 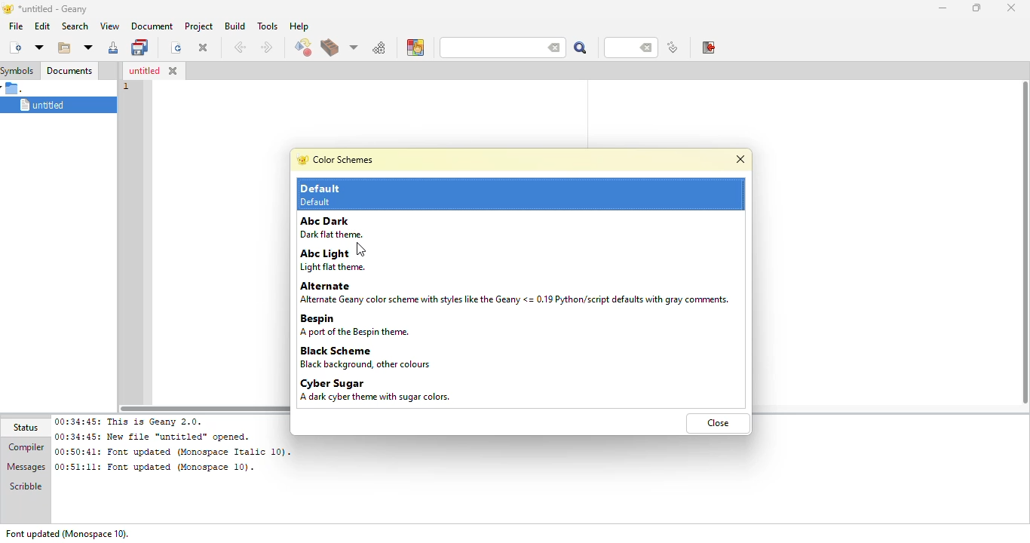 I want to click on view, so click(x=108, y=26).